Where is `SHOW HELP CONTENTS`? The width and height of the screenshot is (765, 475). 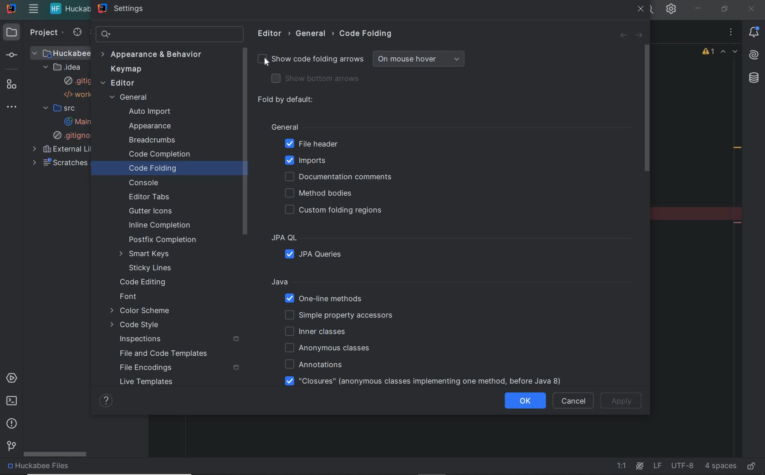 SHOW HELP CONTENTS is located at coordinates (106, 402).